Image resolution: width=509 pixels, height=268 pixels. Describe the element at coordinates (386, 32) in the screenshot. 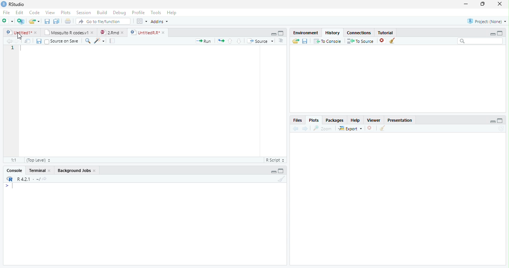

I see `Tutorial` at that location.